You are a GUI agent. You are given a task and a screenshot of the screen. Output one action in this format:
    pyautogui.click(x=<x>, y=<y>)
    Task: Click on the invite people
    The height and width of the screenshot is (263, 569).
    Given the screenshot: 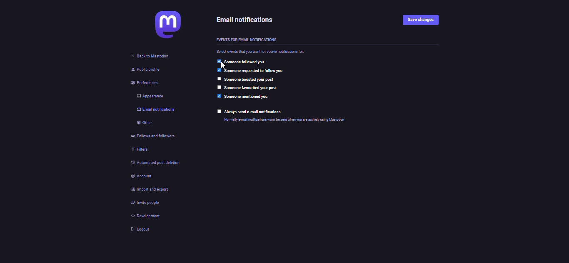 What is the action you would take?
    pyautogui.click(x=145, y=203)
    